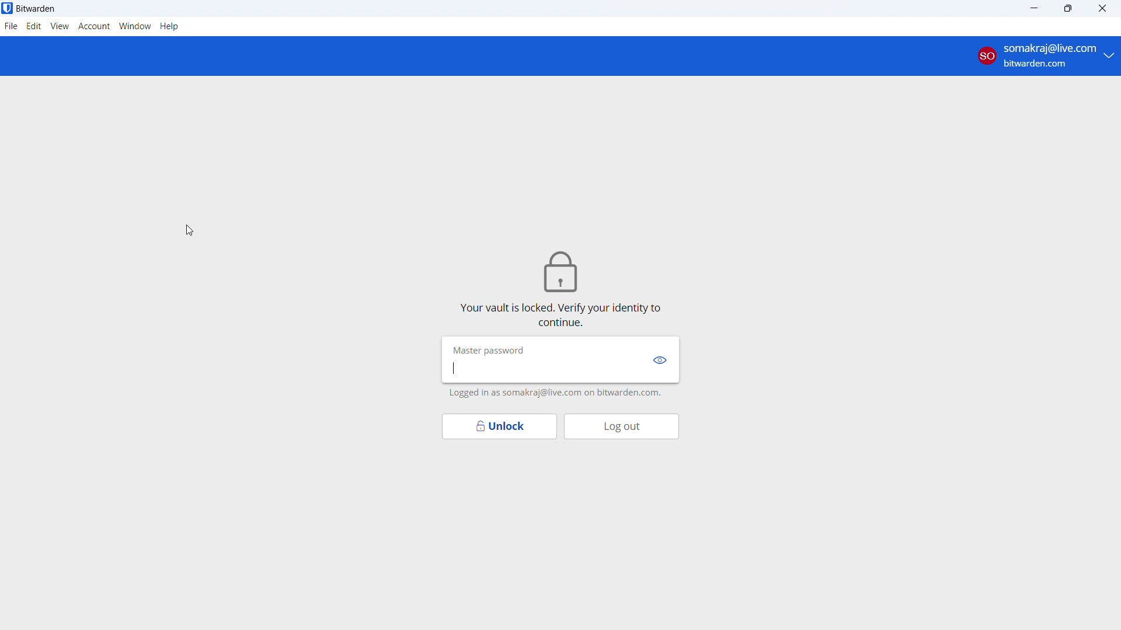  Describe the element at coordinates (169, 26) in the screenshot. I see `help` at that location.